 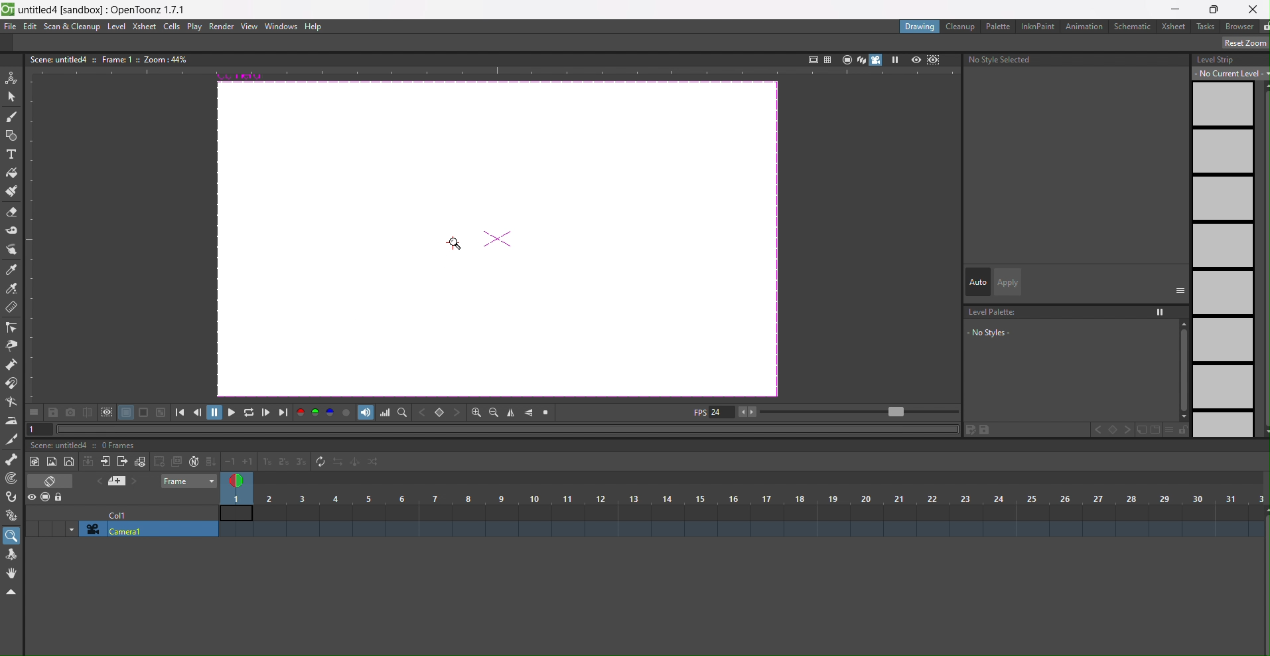 I want to click on increase/ decrease step, so click(x=265, y=463).